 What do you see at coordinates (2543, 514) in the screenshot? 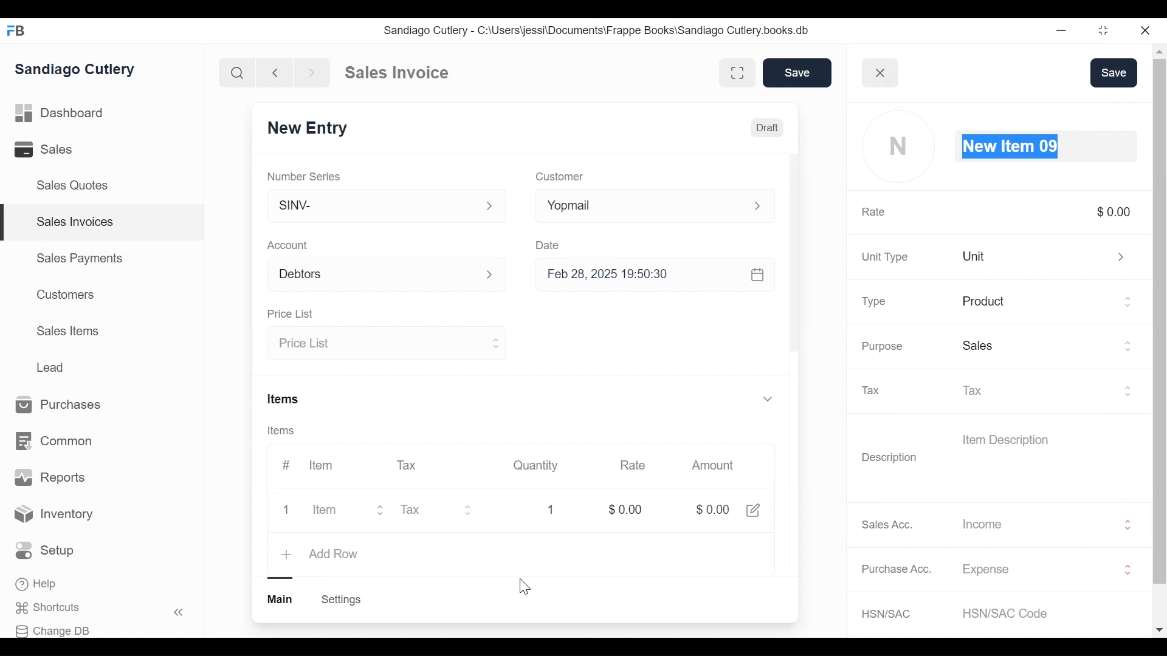
I see `scrollbar` at bounding box center [2543, 514].